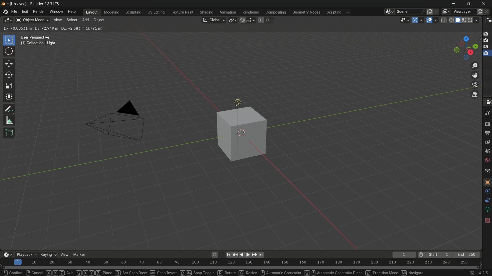 The width and height of the screenshot is (492, 276). Describe the element at coordinates (251, 12) in the screenshot. I see `rendering menu` at that location.